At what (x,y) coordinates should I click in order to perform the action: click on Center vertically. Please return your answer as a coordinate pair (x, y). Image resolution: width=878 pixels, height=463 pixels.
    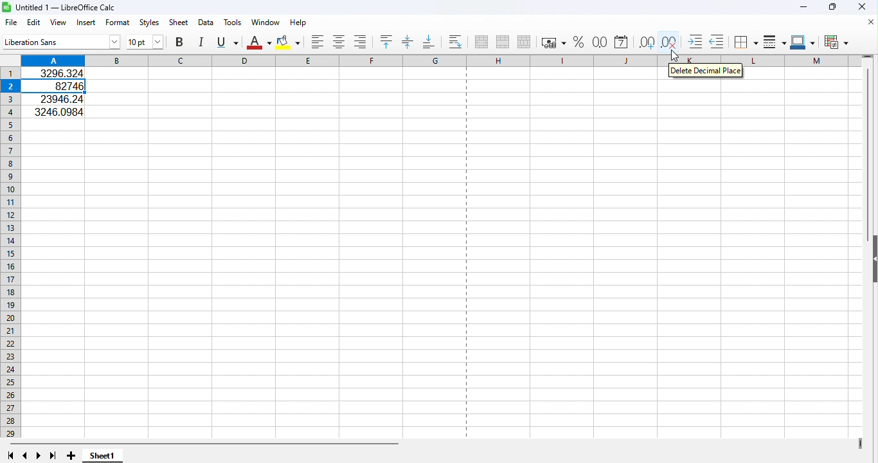
    Looking at the image, I should click on (408, 40).